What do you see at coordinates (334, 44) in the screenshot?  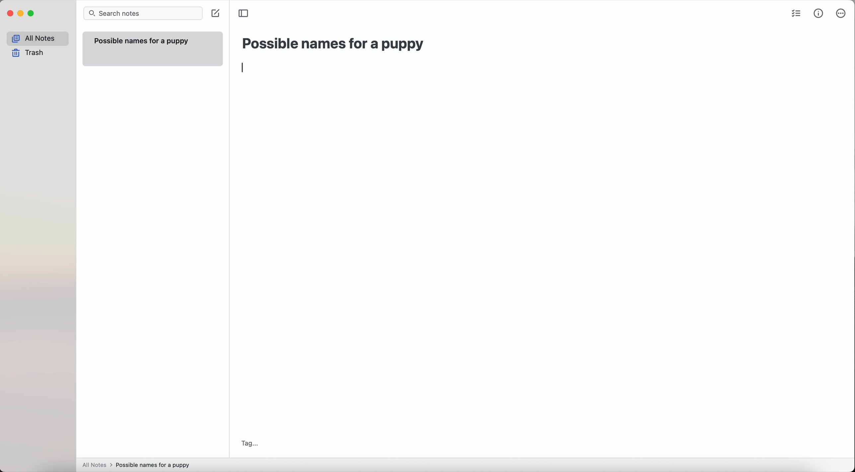 I see `possible names for a puppy` at bounding box center [334, 44].